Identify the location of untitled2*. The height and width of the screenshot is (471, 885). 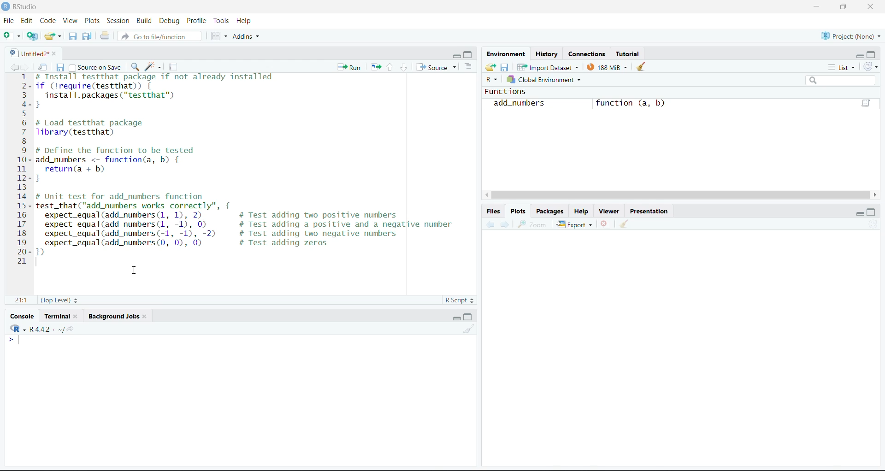
(28, 53).